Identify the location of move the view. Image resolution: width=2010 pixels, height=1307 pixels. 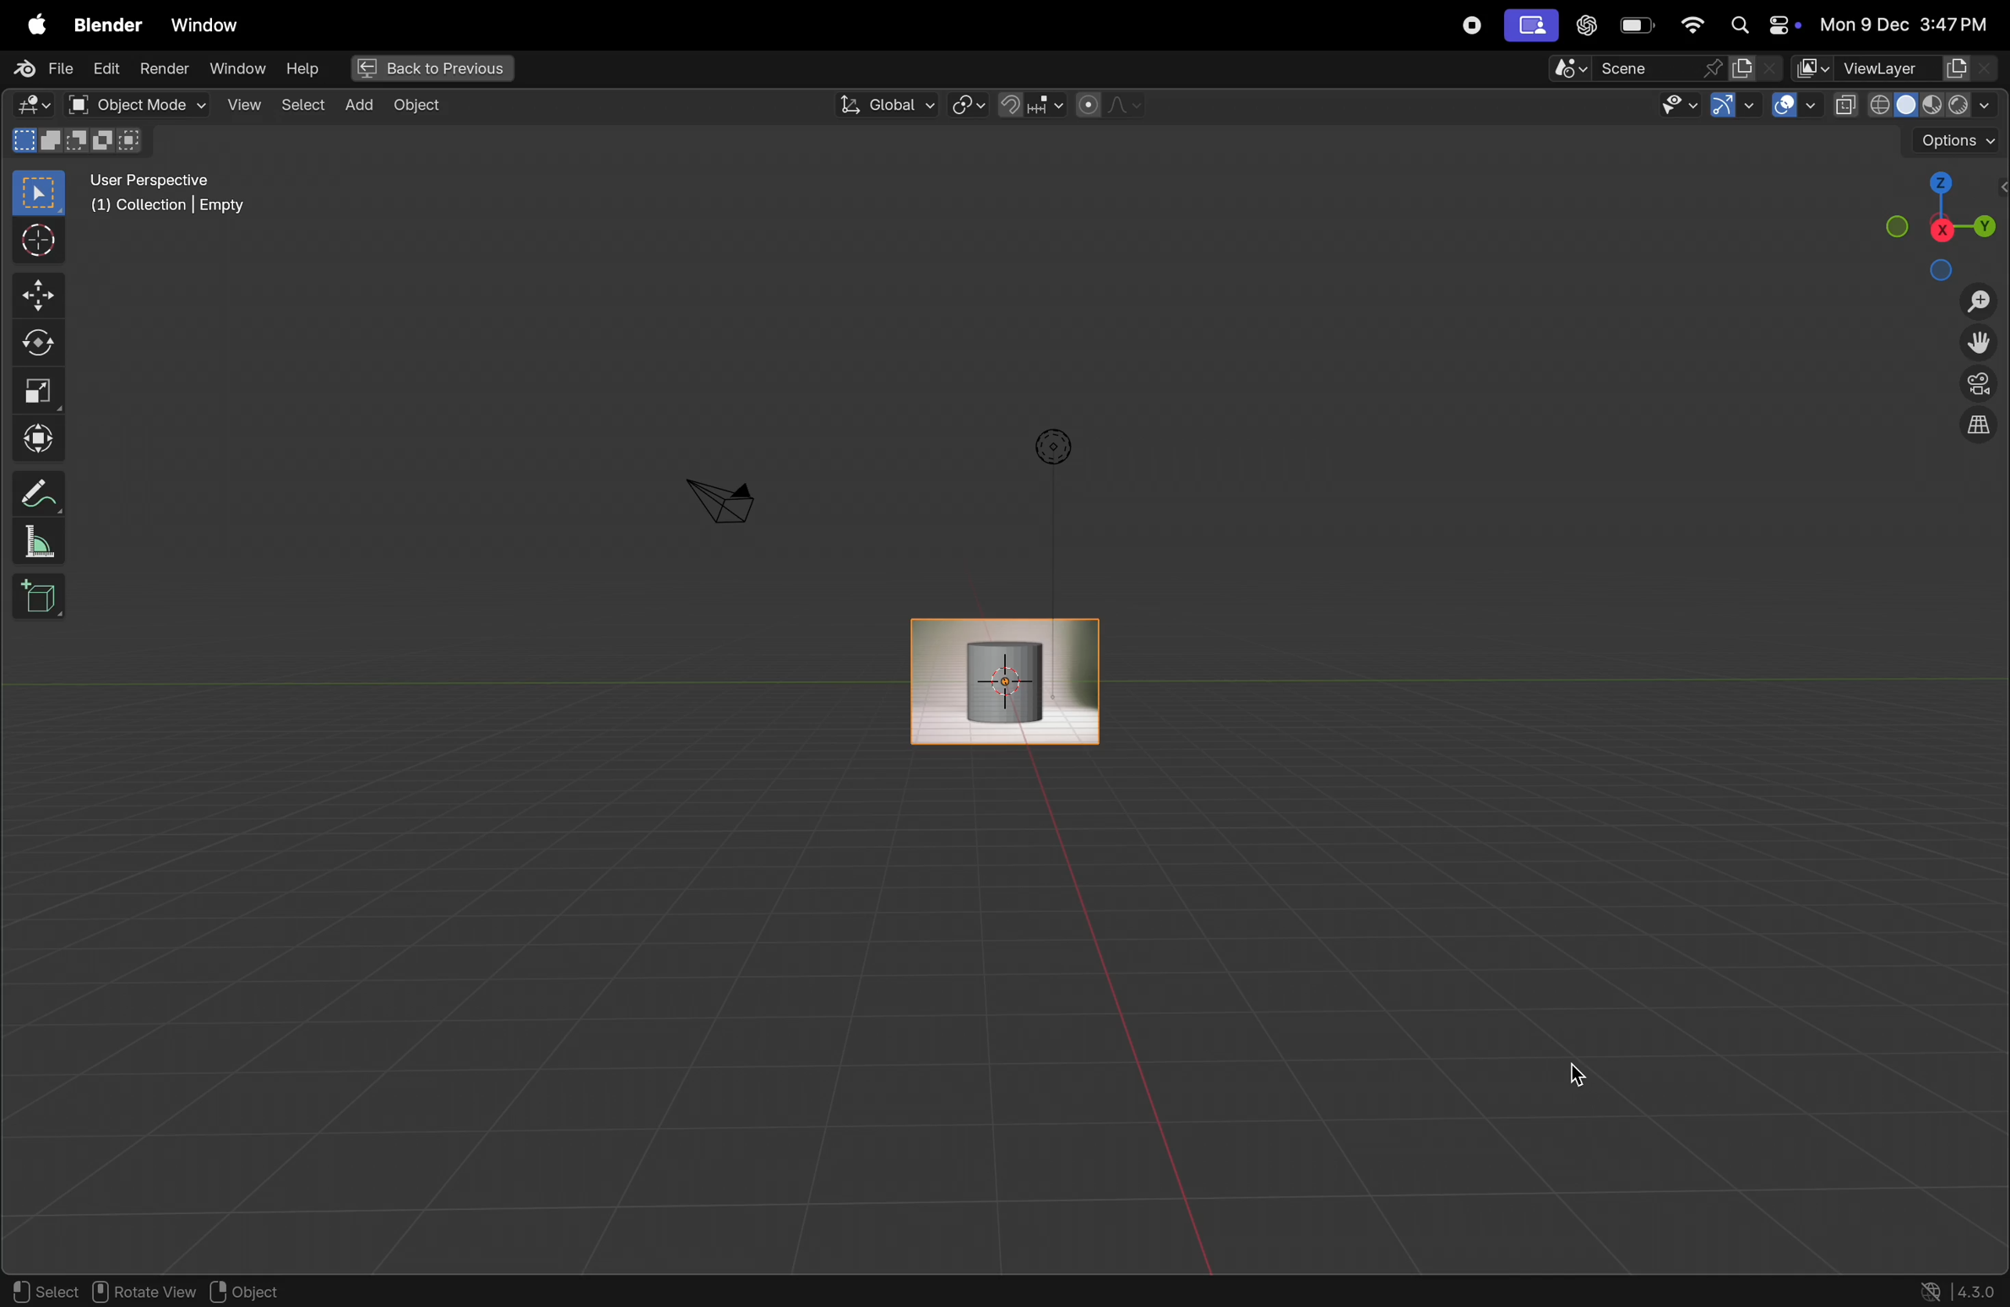
(1982, 344).